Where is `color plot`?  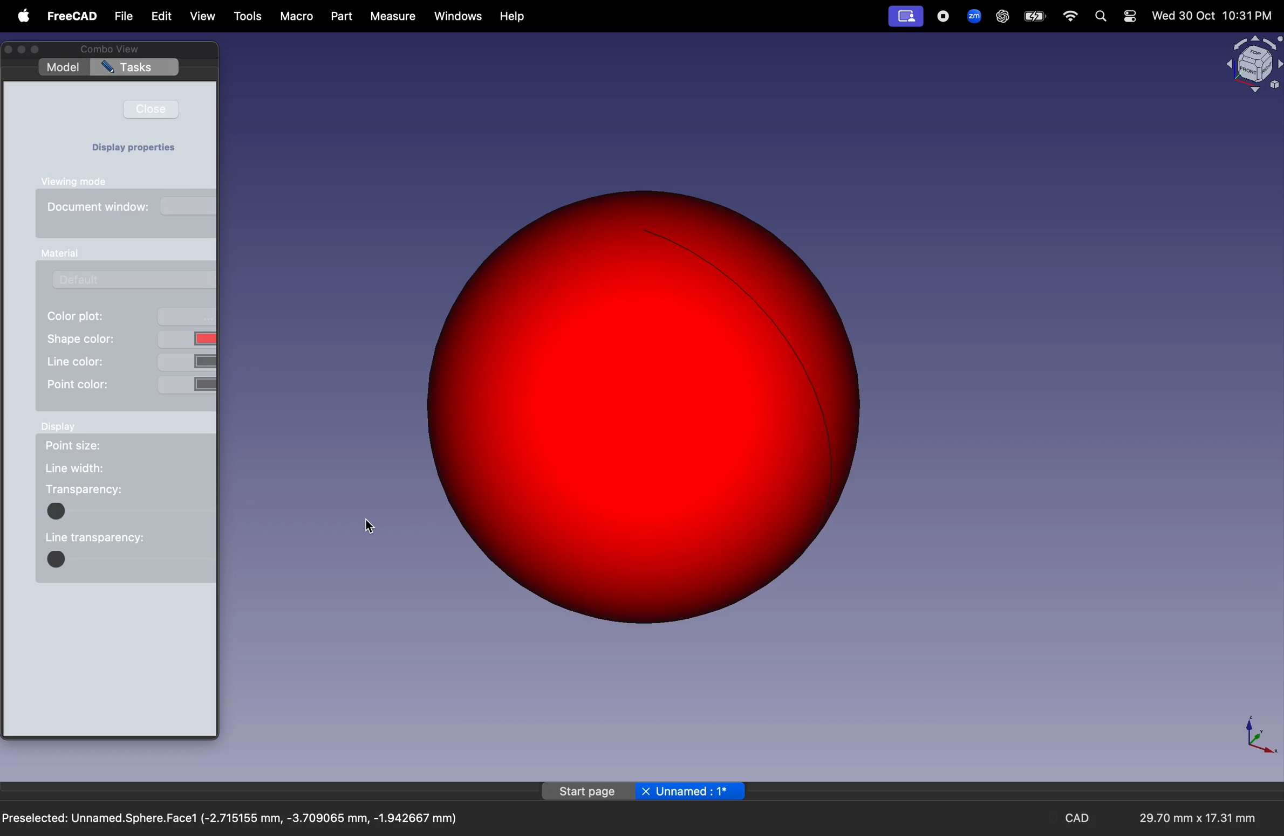 color plot is located at coordinates (127, 315).